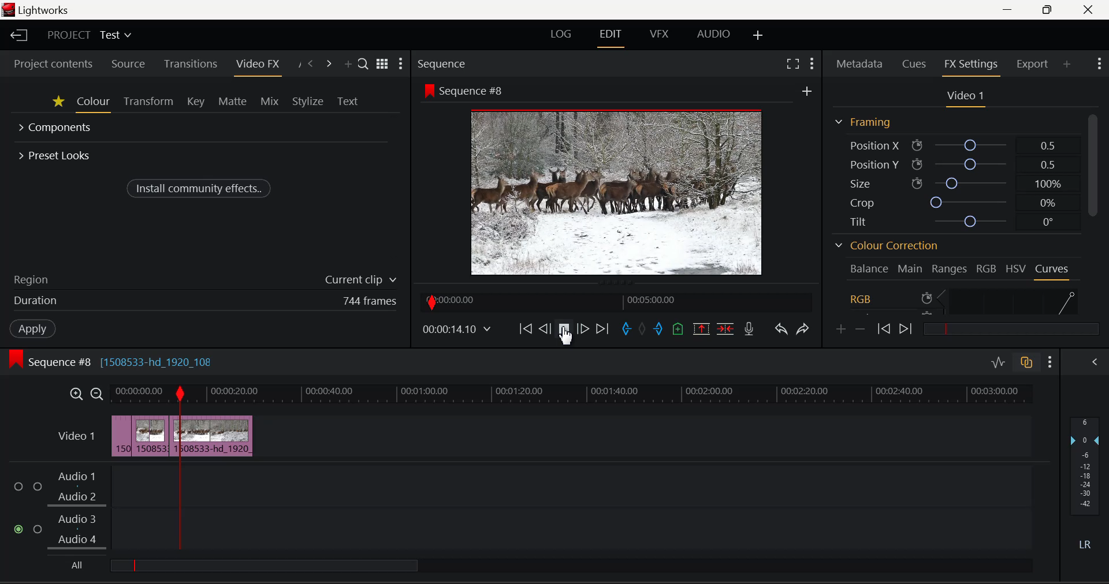  What do you see at coordinates (57, 129) in the screenshot?
I see `Components Section` at bounding box center [57, 129].